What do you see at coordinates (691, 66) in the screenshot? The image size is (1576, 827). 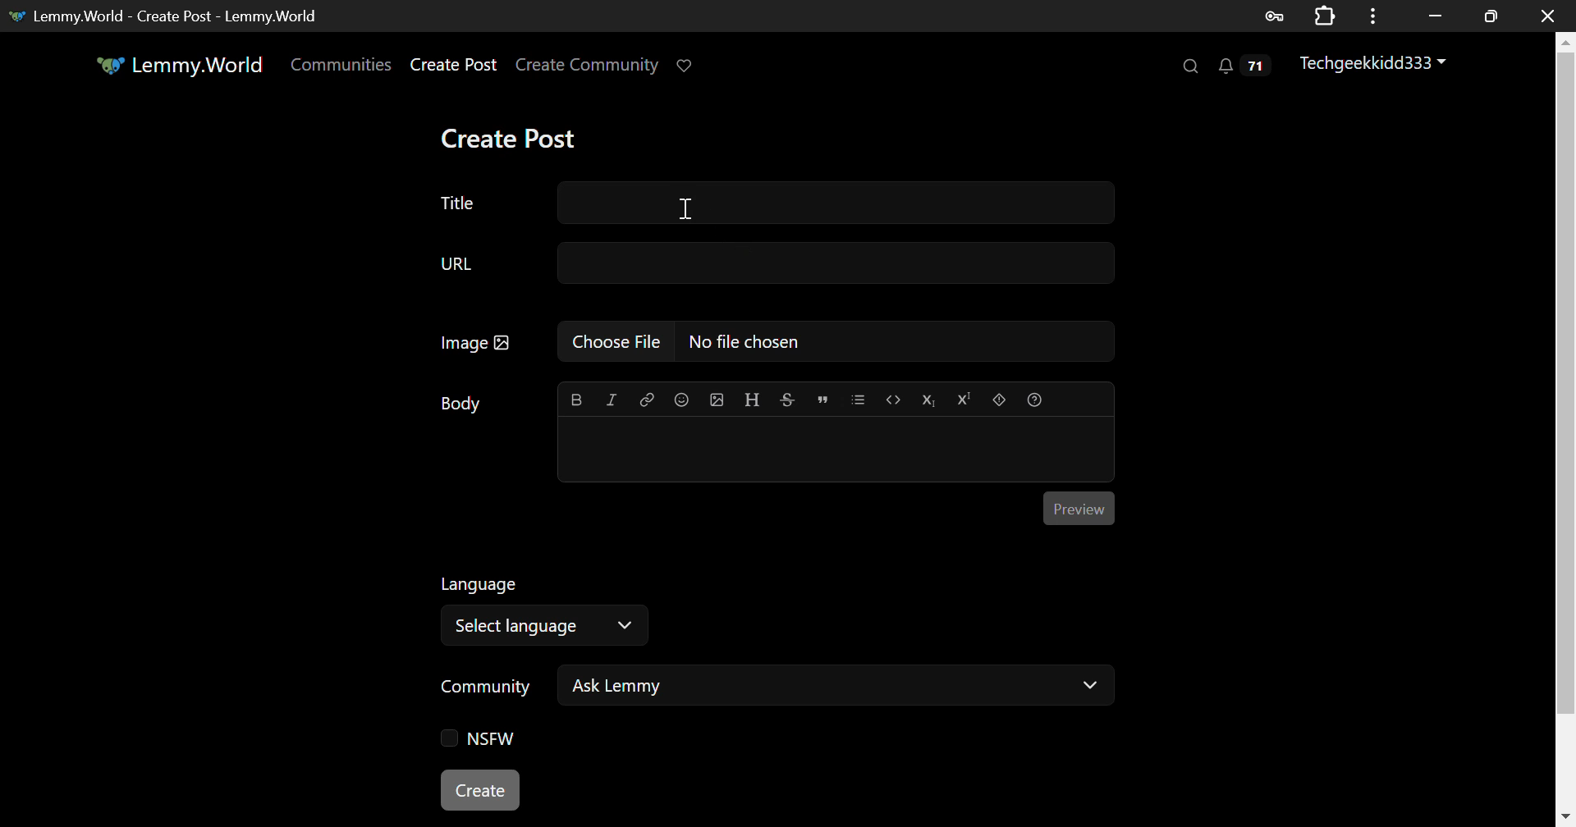 I see `Donate` at bounding box center [691, 66].